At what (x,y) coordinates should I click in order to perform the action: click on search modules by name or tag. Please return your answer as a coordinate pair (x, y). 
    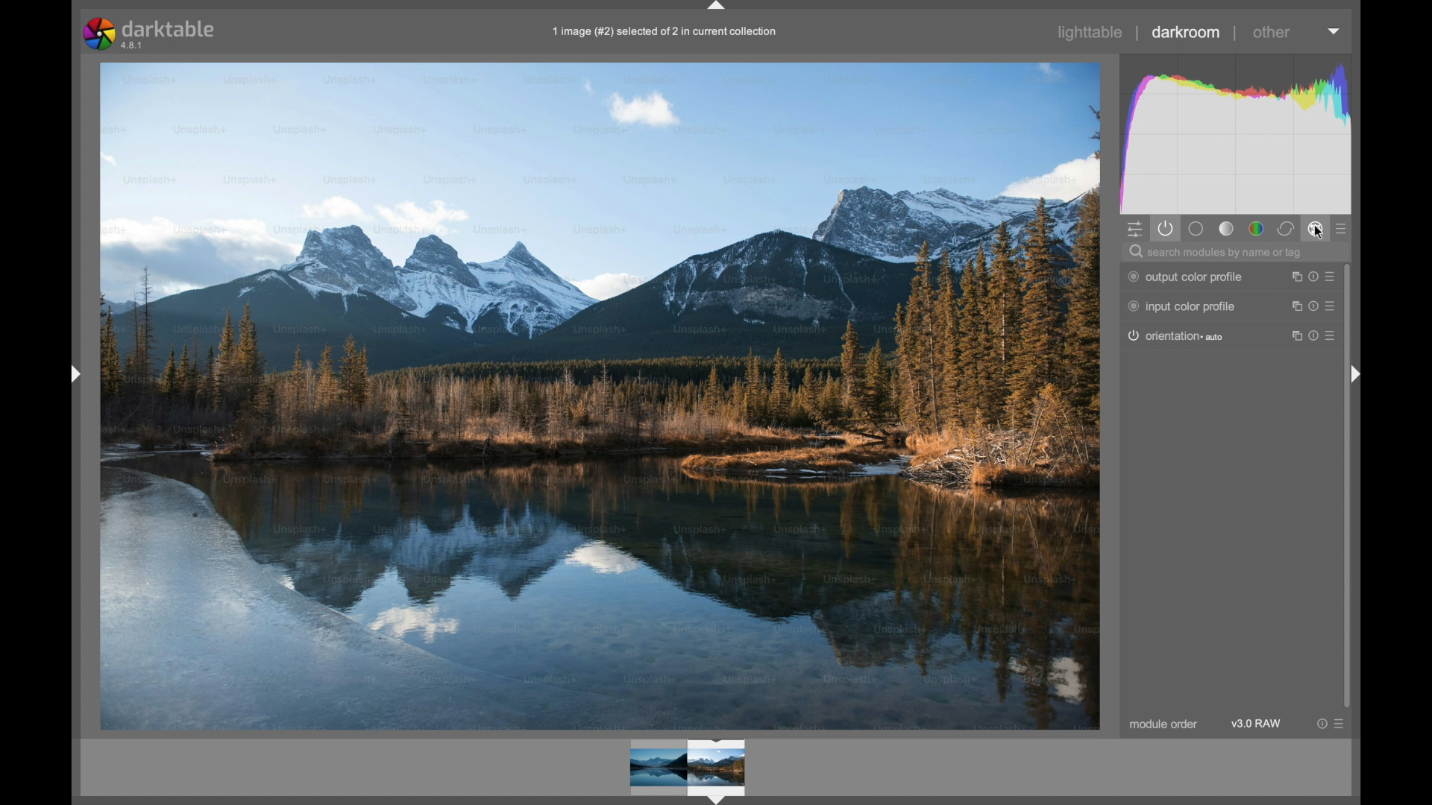
    Looking at the image, I should click on (1216, 252).